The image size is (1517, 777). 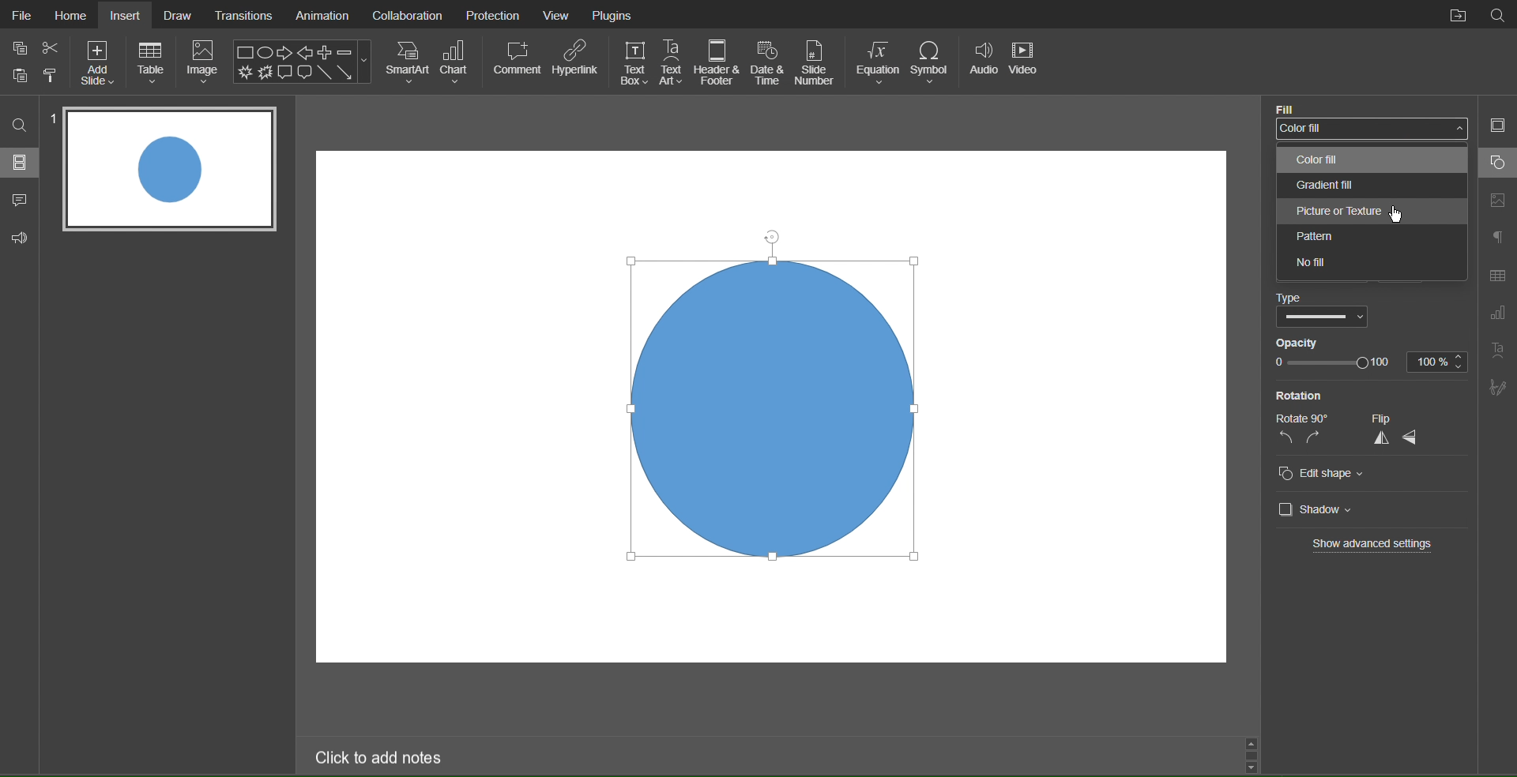 What do you see at coordinates (1499, 16) in the screenshot?
I see `Search` at bounding box center [1499, 16].